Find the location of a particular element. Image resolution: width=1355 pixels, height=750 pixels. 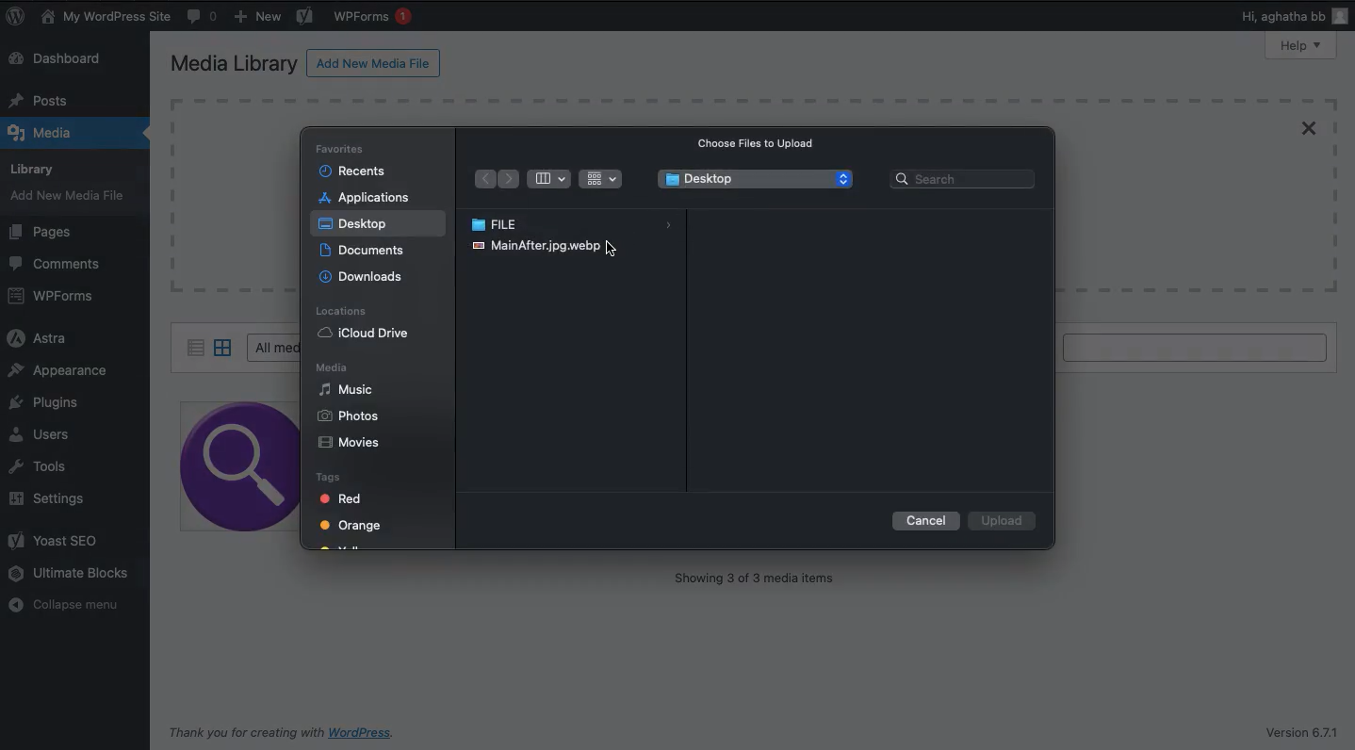

Posts is located at coordinates (44, 96).